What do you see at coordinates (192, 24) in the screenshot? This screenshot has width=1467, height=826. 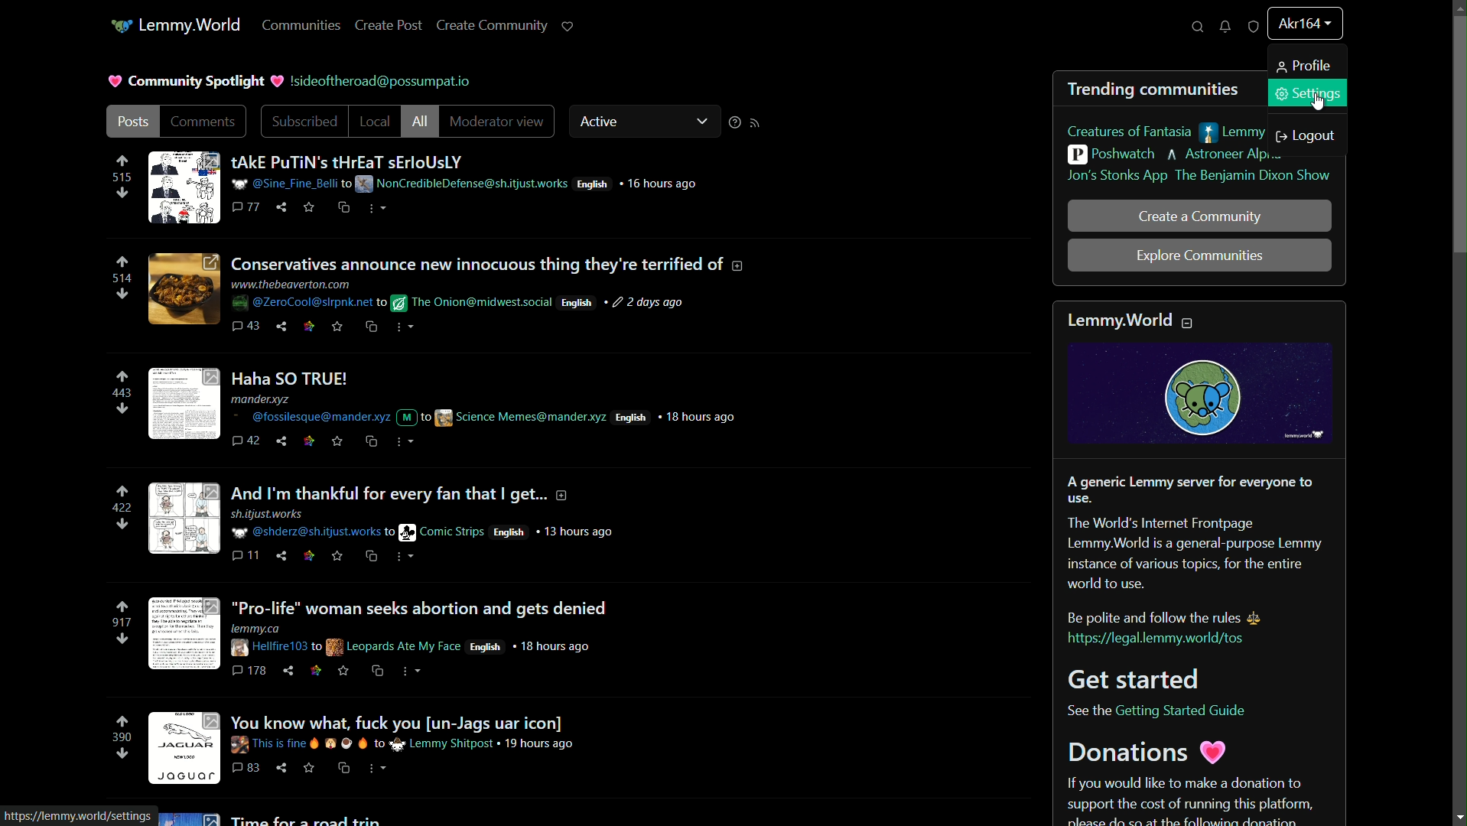 I see `server name` at bounding box center [192, 24].